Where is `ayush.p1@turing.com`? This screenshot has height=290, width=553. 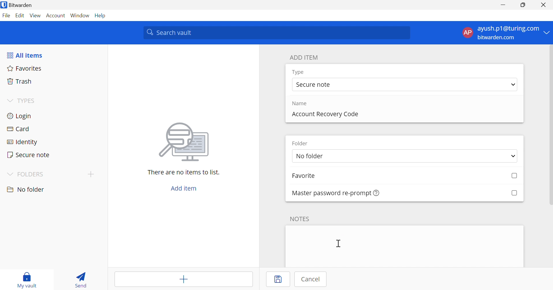
ayush.p1@turing.com is located at coordinates (508, 29).